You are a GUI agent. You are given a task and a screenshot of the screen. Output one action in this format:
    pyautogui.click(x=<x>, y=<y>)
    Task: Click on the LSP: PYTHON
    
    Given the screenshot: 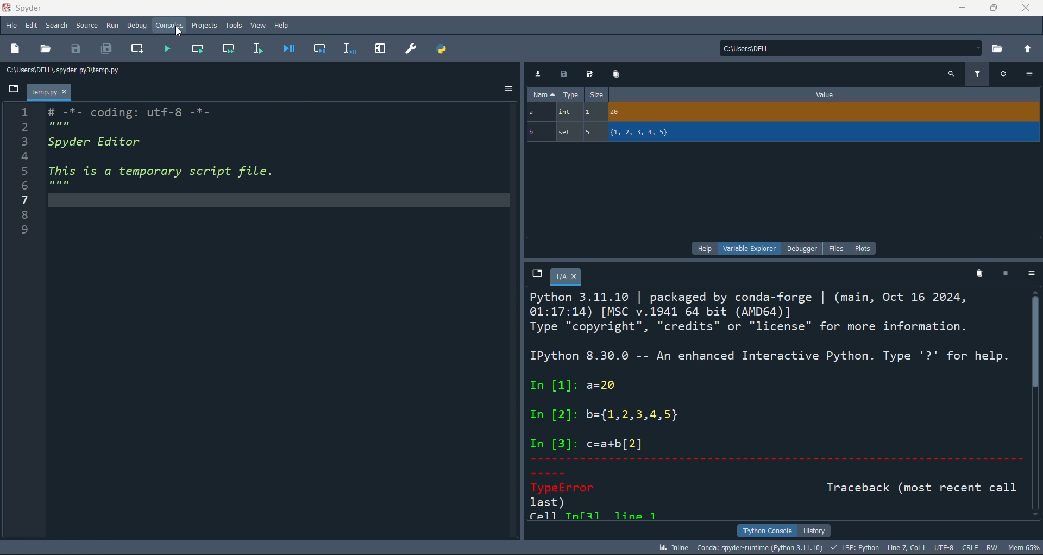 What is the action you would take?
    pyautogui.click(x=855, y=547)
    